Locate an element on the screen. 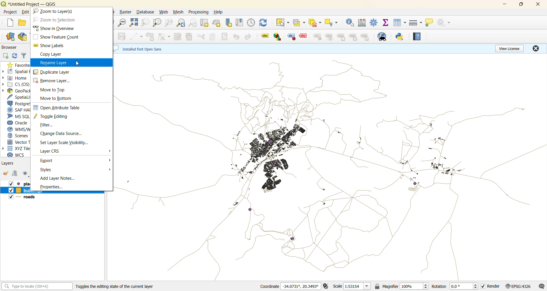  xyz tiles is located at coordinates (19, 149).